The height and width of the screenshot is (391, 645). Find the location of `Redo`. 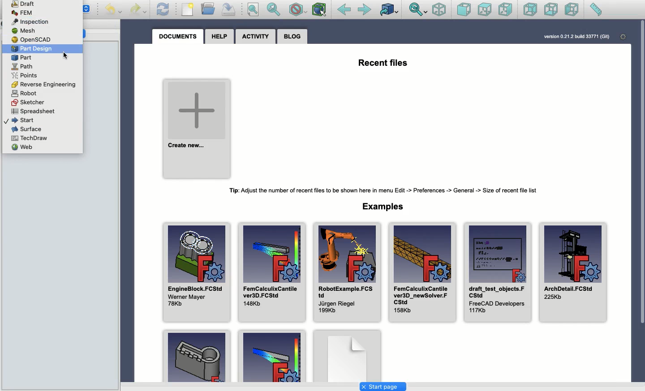

Redo is located at coordinates (140, 9).